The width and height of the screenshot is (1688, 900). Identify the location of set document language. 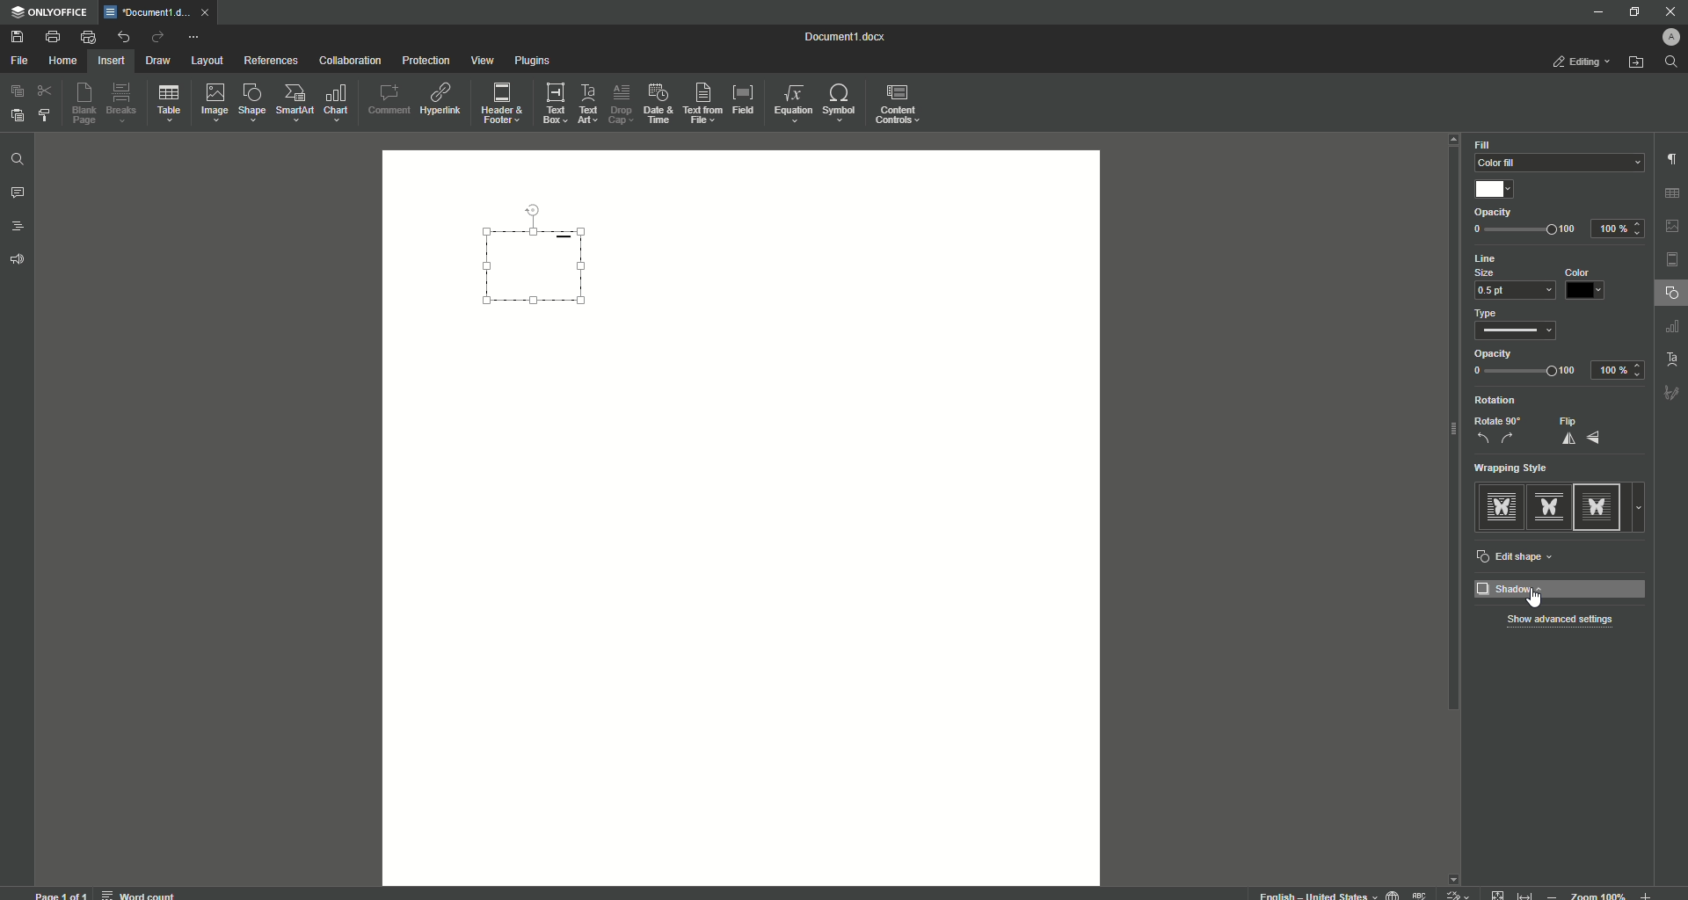
(1393, 893).